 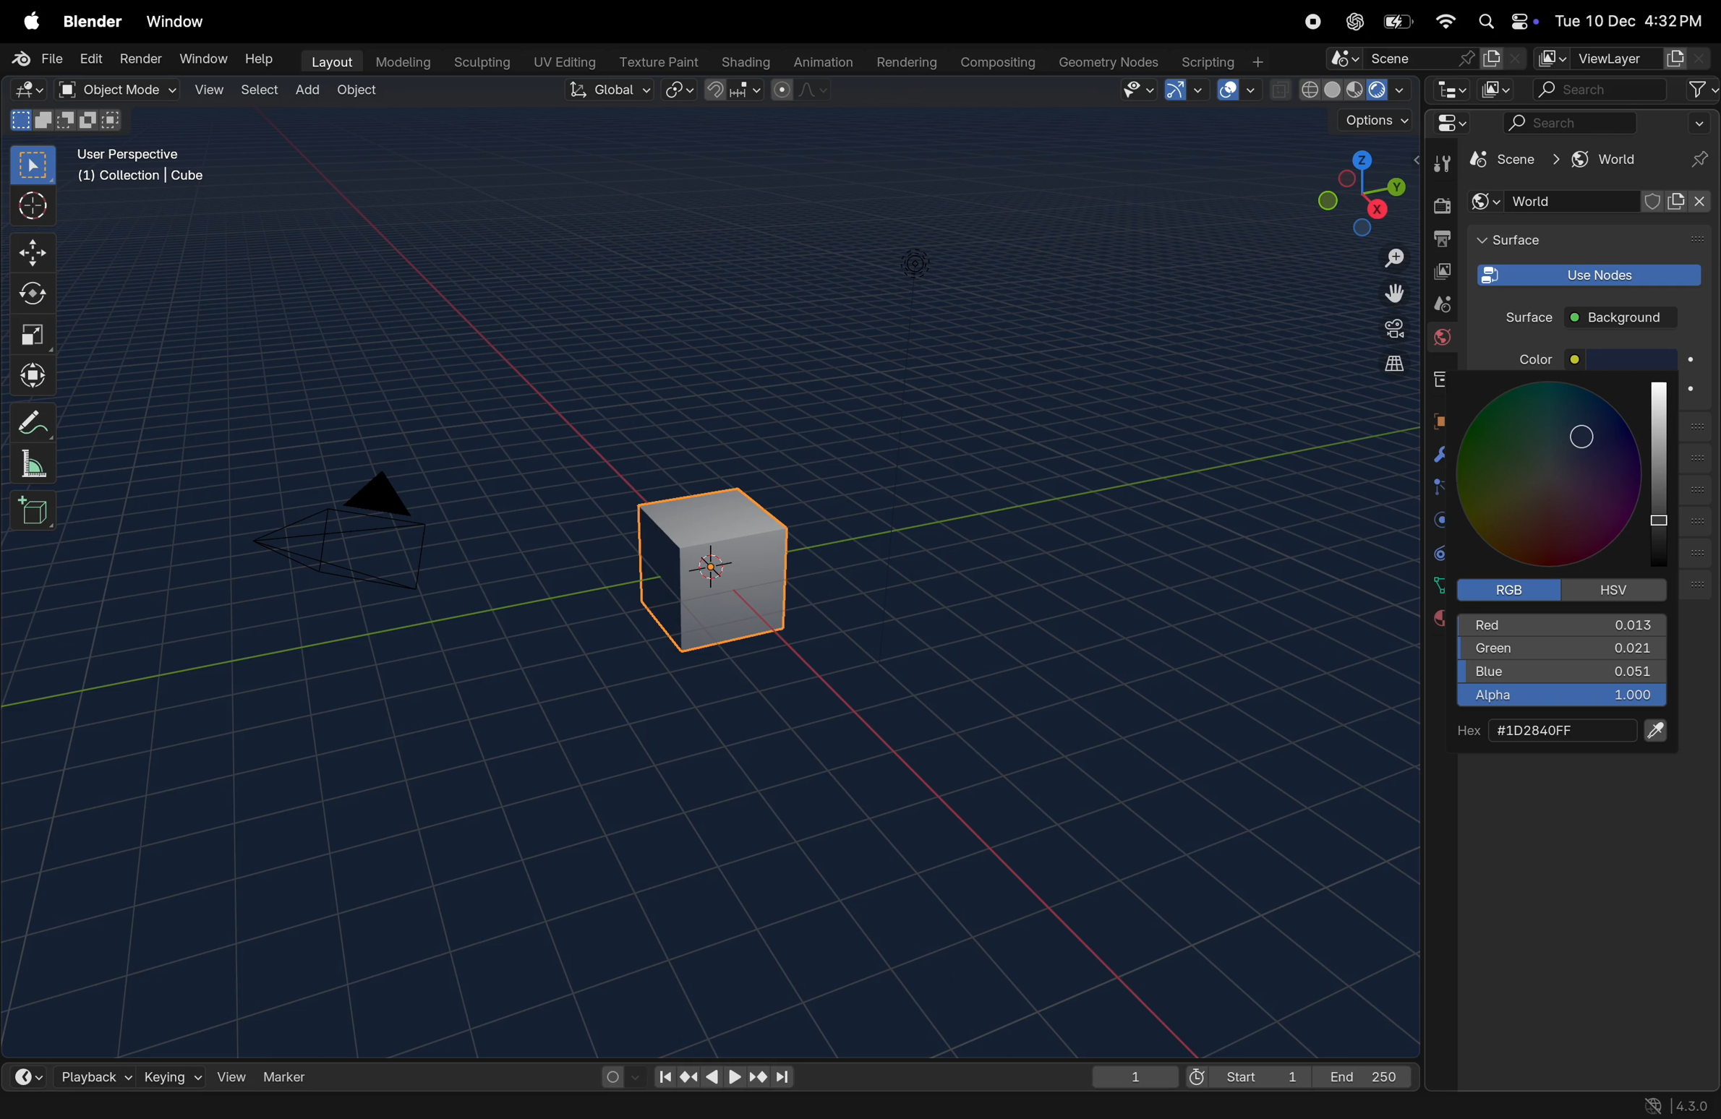 What do you see at coordinates (255, 91) in the screenshot?
I see `select` at bounding box center [255, 91].